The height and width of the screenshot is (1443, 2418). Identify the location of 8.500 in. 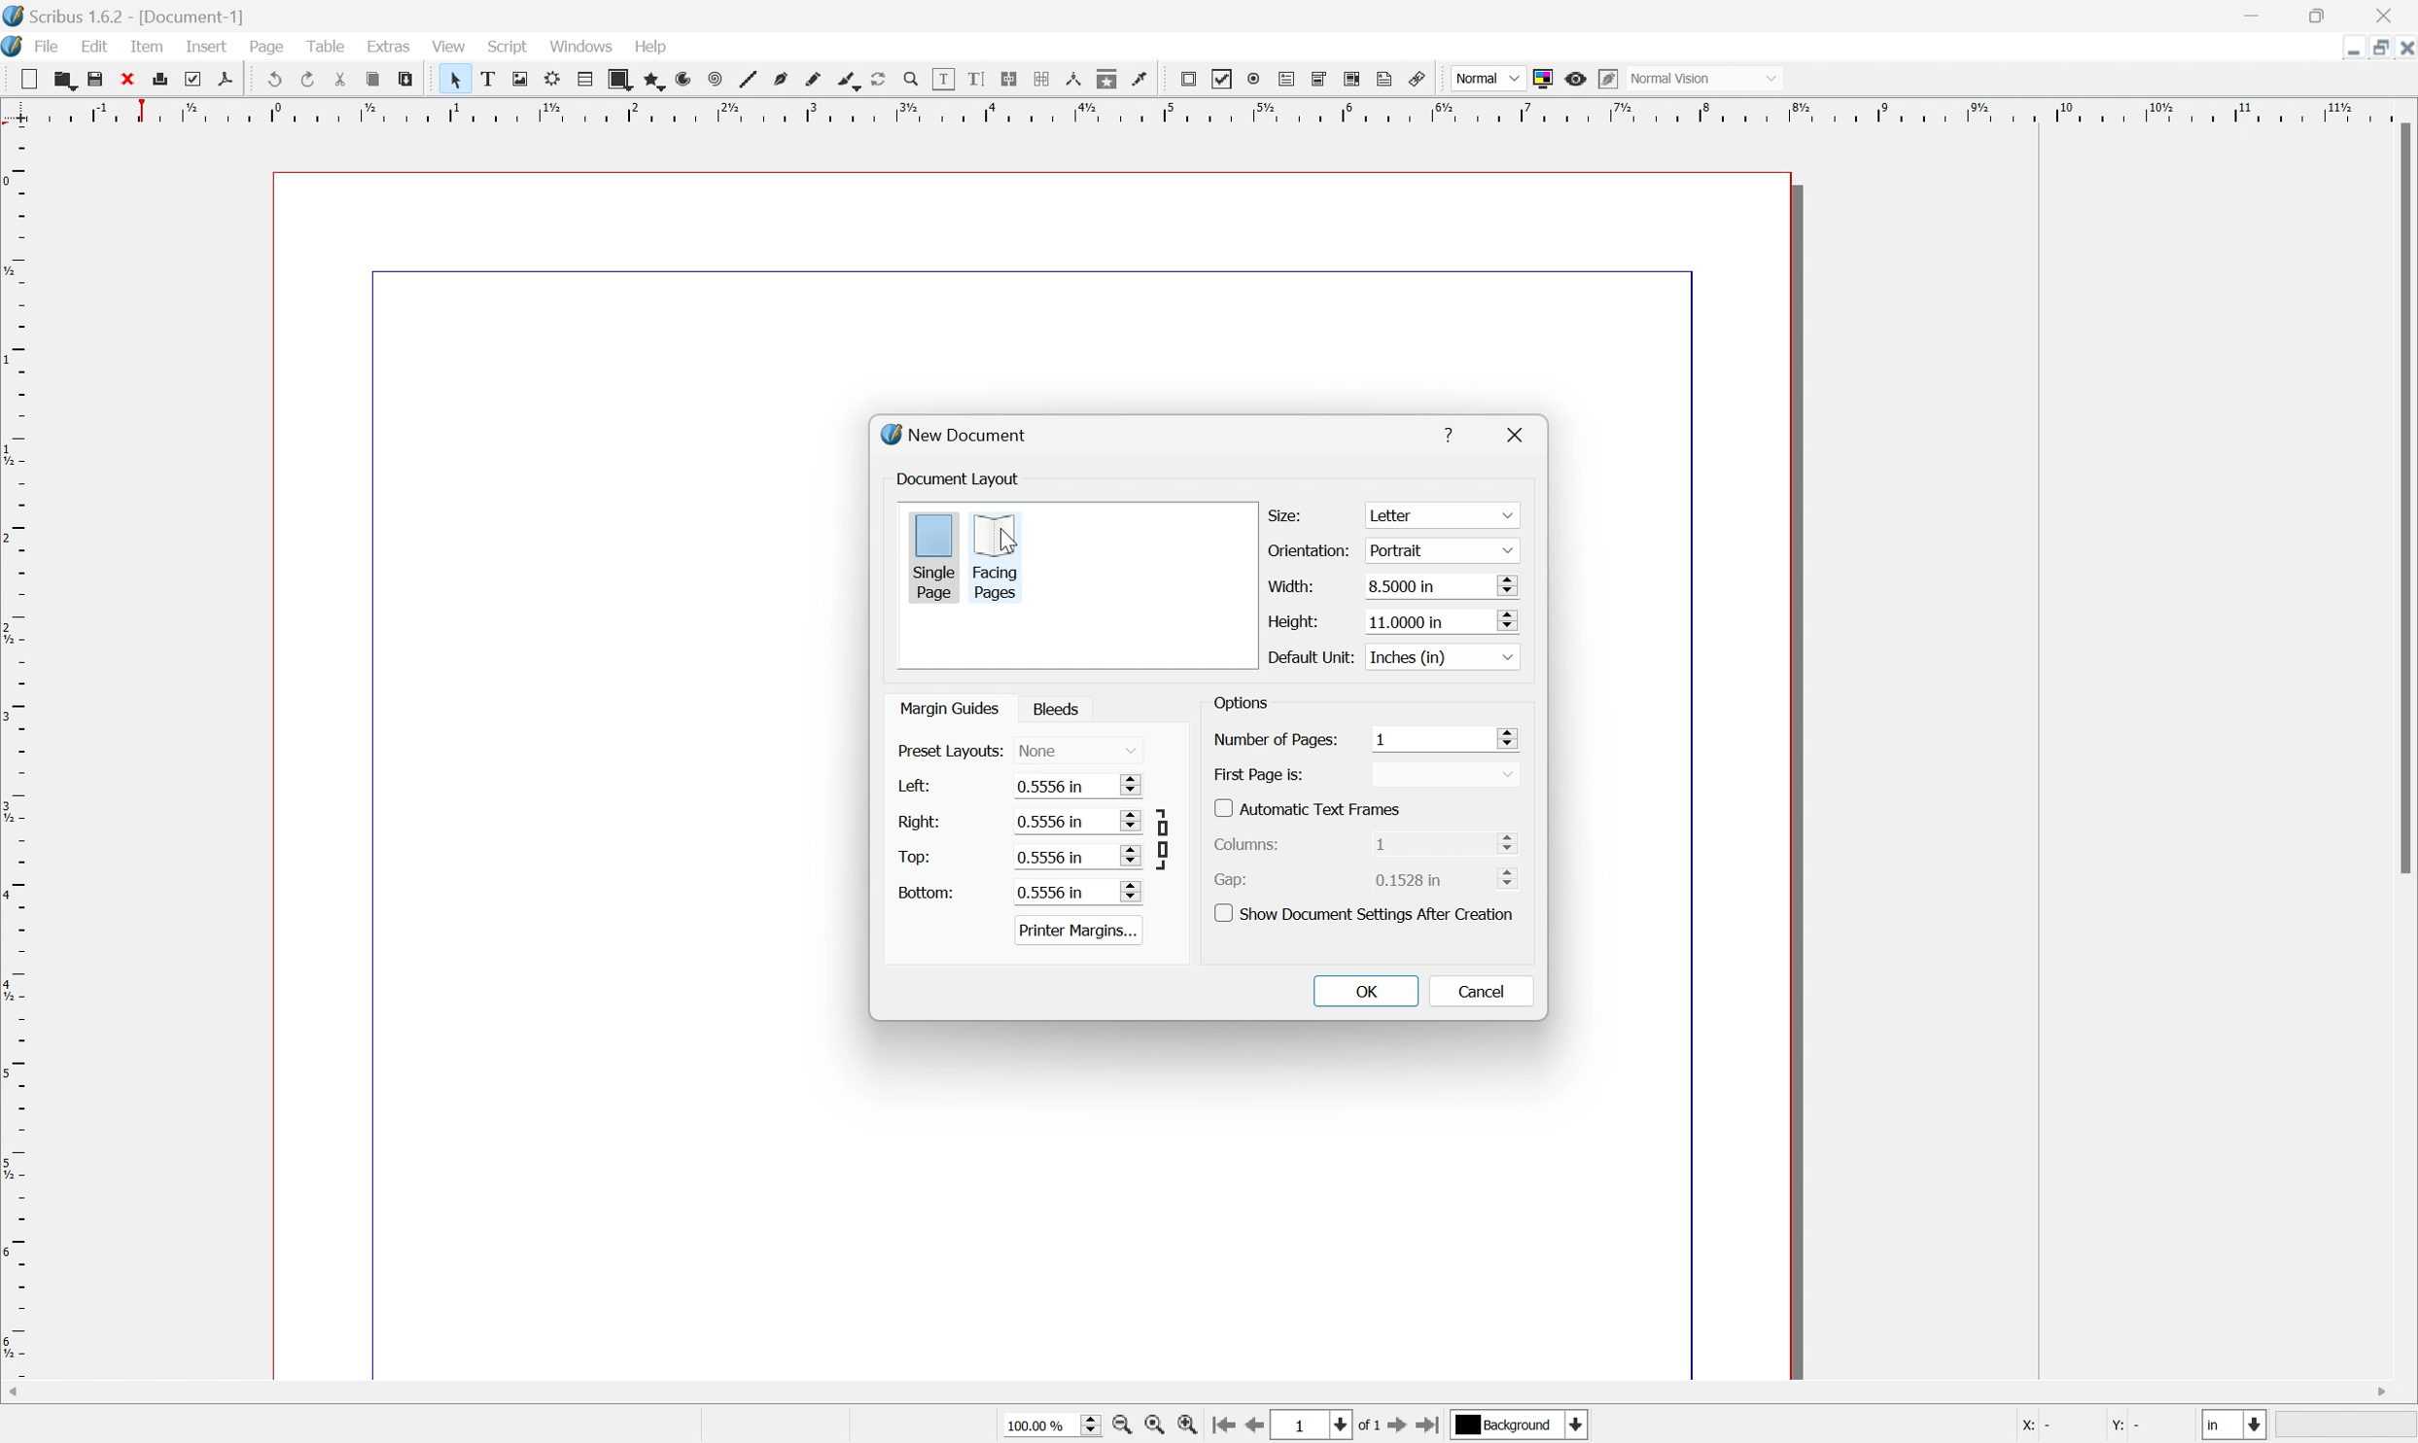
(1441, 587).